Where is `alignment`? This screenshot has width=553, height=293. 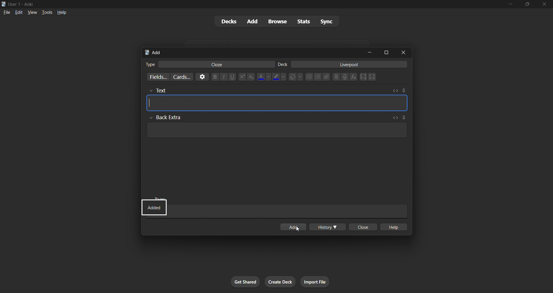
alignment is located at coordinates (328, 78).